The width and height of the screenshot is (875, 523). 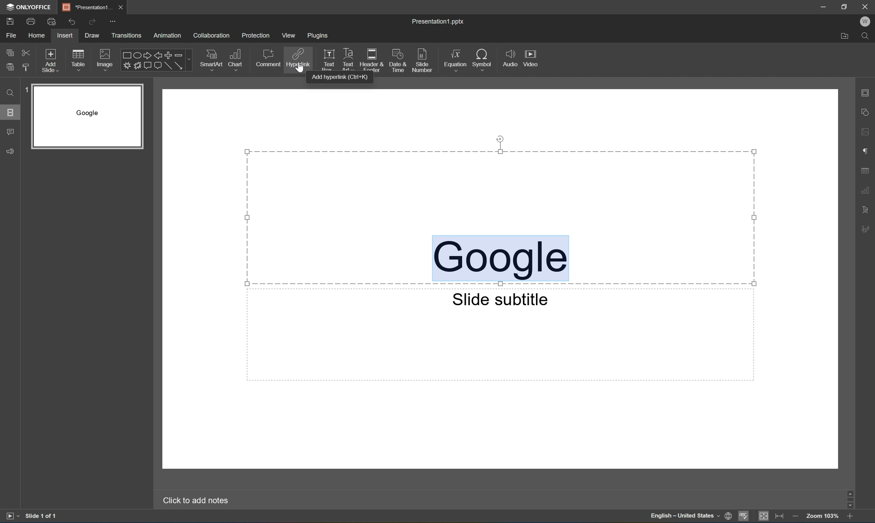 What do you see at coordinates (850, 499) in the screenshot?
I see `Scroll bar` at bounding box center [850, 499].